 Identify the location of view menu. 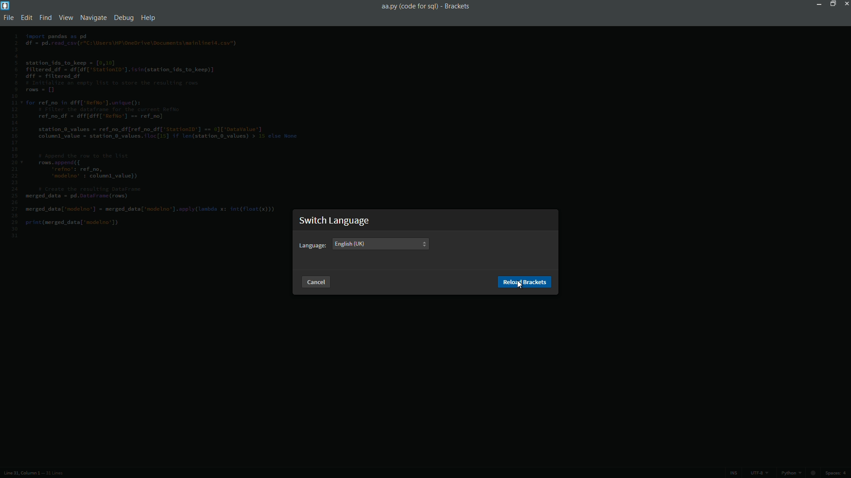
(65, 17).